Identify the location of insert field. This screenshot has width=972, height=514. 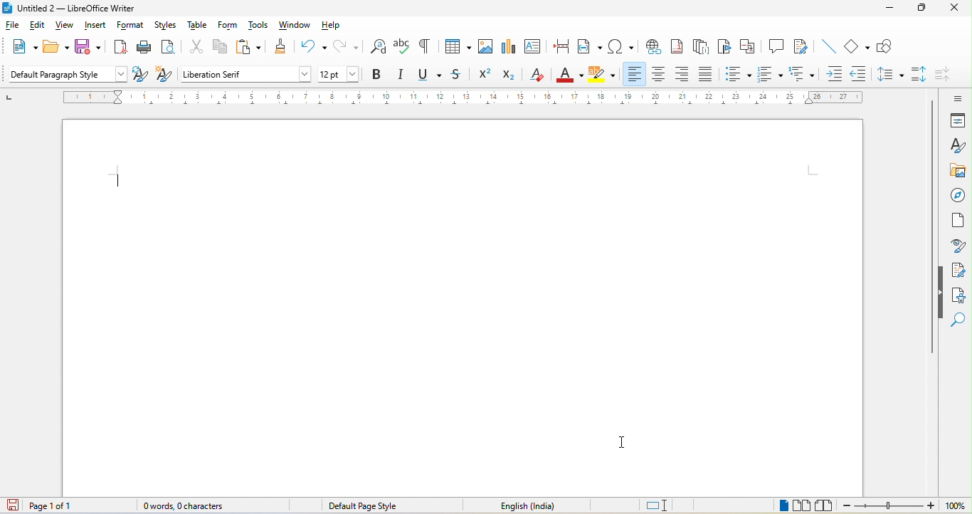
(589, 47).